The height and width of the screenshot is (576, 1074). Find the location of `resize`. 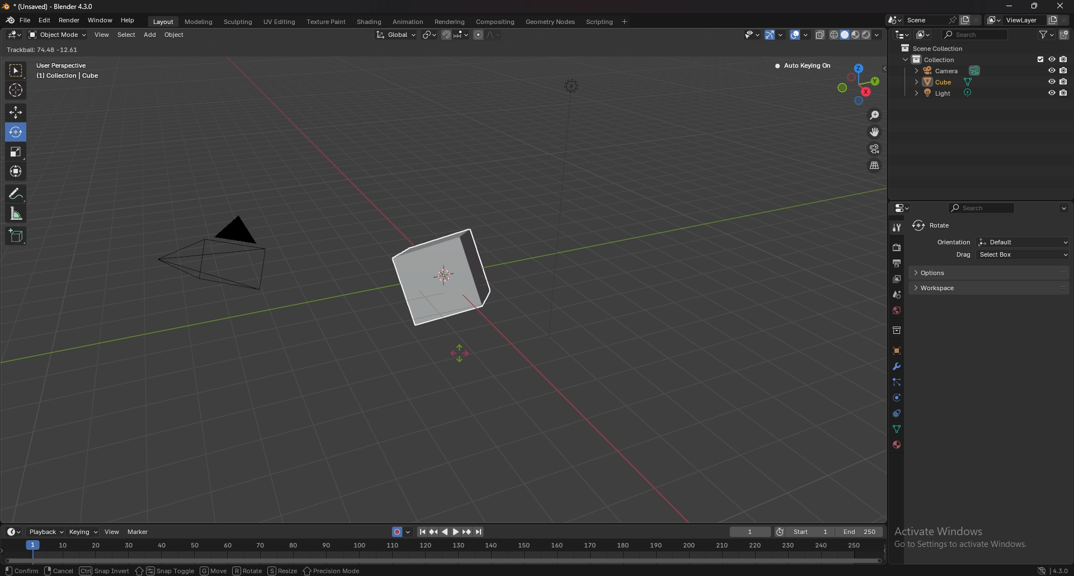

resize is located at coordinates (283, 570).